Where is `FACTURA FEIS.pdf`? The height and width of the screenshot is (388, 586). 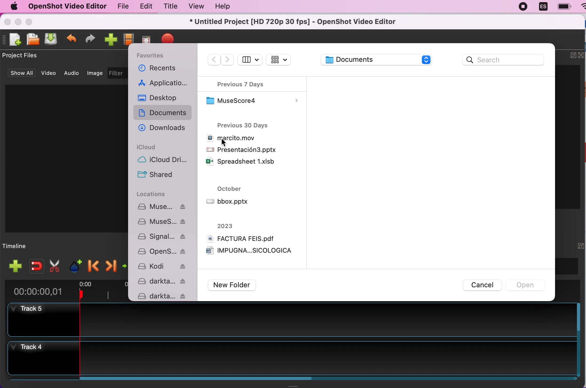 FACTURA FEIS.pdf is located at coordinates (240, 238).